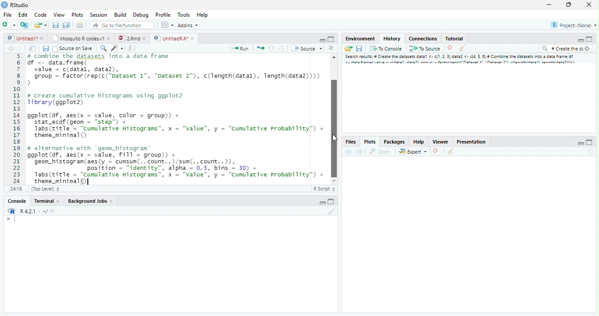  I want to click on Debug, so click(153, 15).